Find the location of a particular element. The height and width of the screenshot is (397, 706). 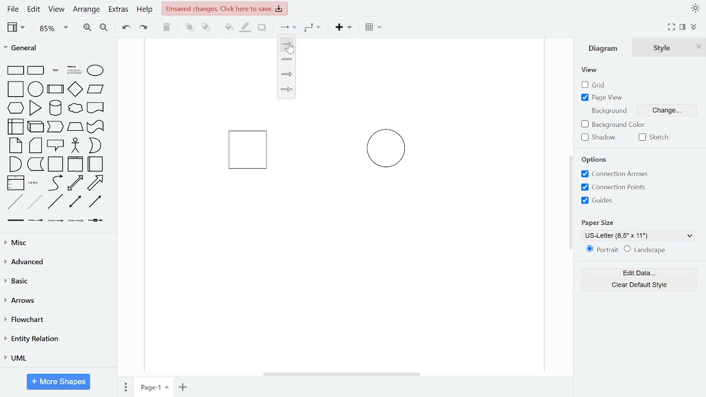

cursor is located at coordinates (291, 50).